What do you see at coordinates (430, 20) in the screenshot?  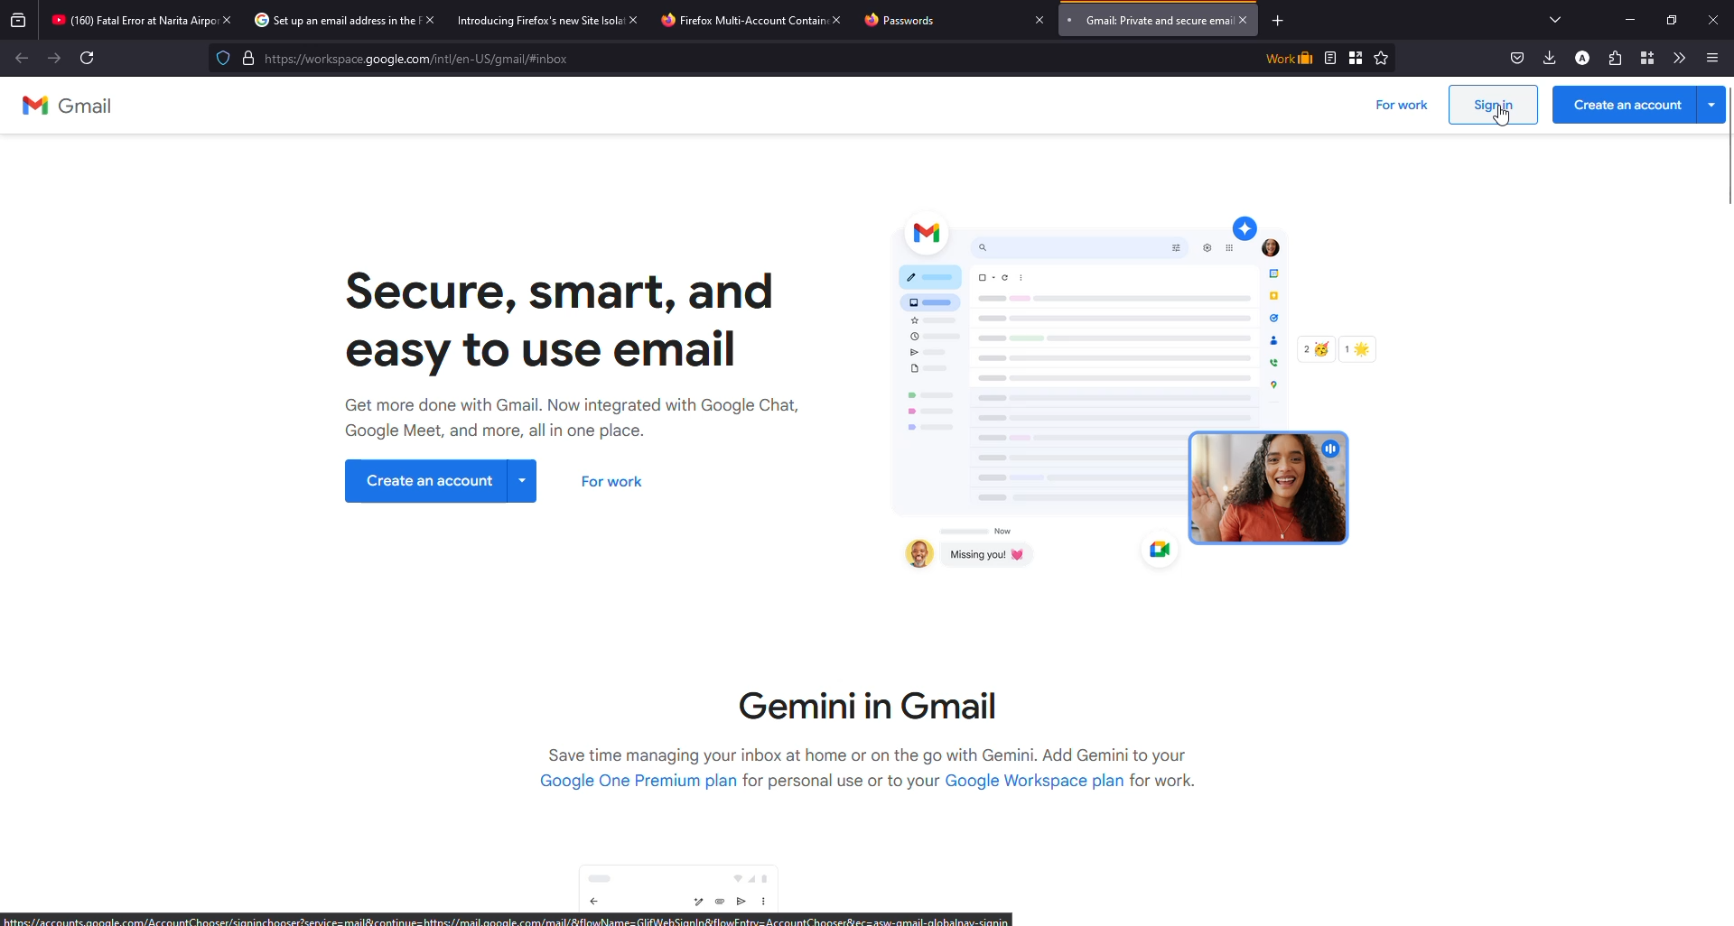 I see `close` at bounding box center [430, 20].